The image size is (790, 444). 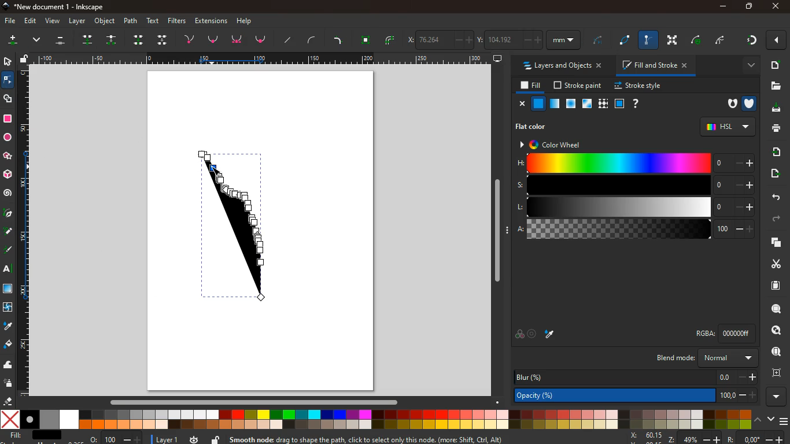 What do you see at coordinates (9, 308) in the screenshot?
I see `twist` at bounding box center [9, 308].